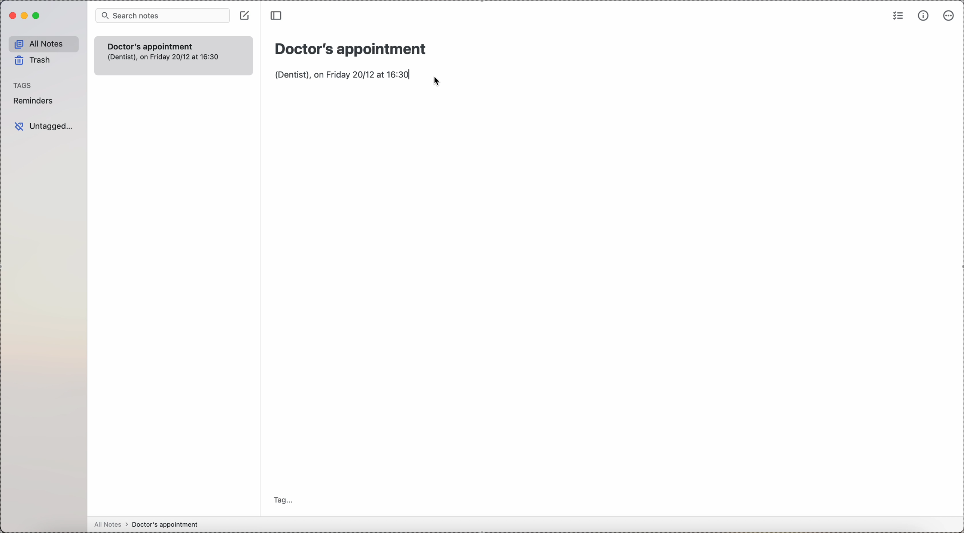  I want to click on toggle sidebar, so click(278, 17).